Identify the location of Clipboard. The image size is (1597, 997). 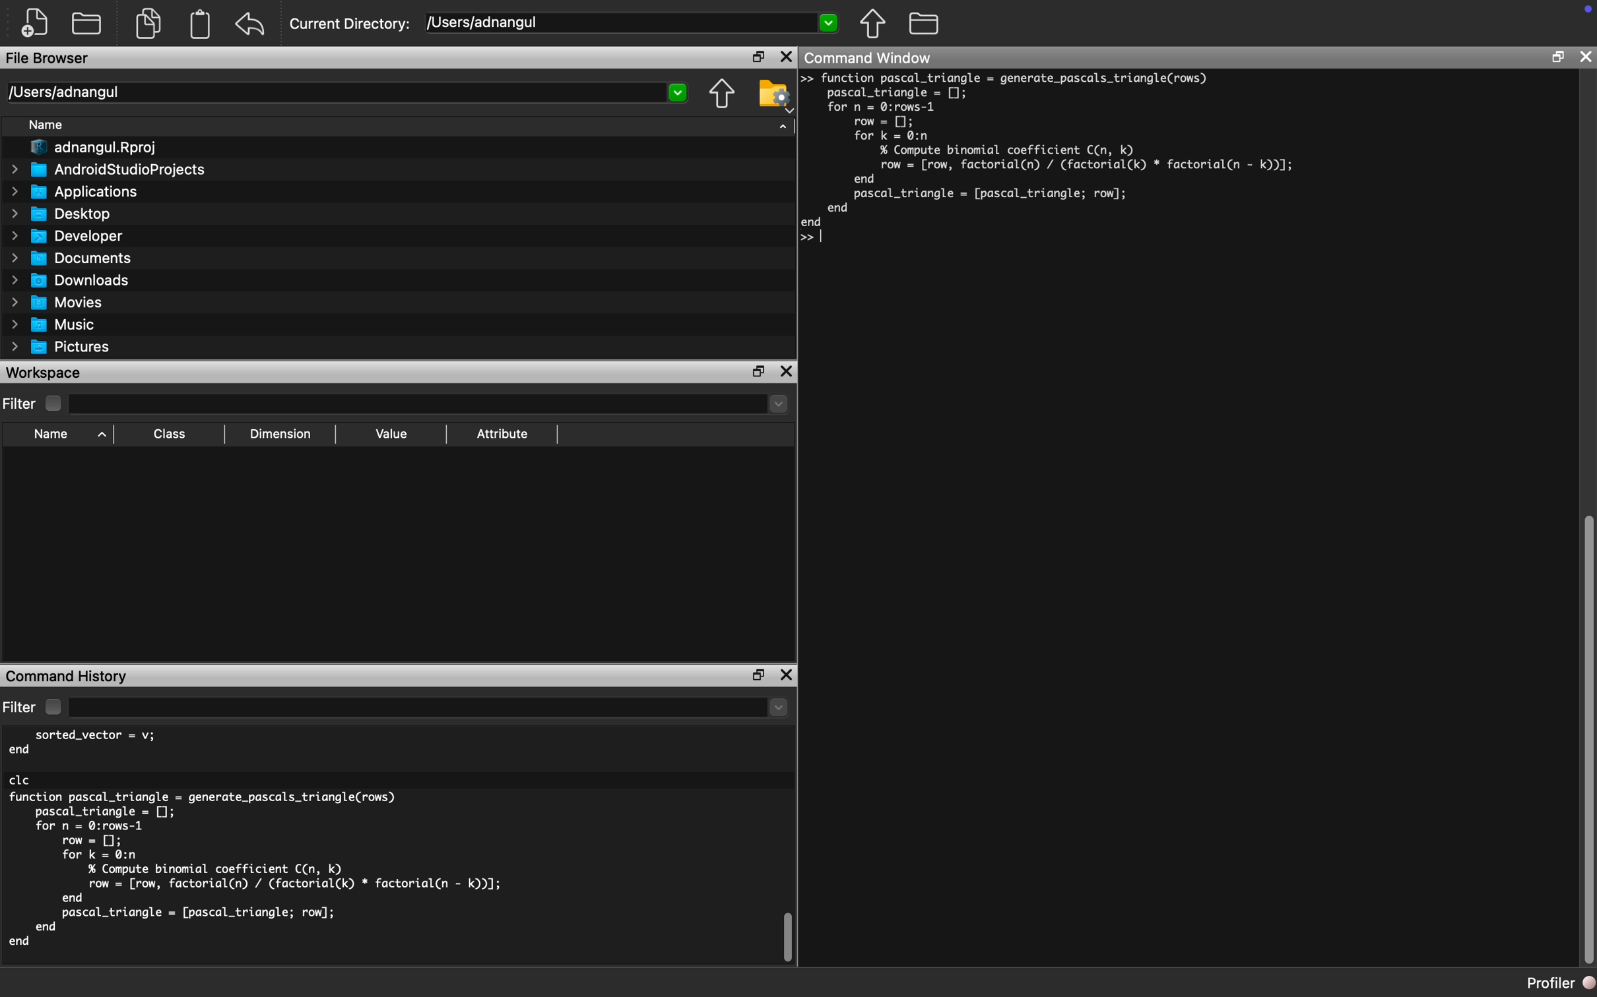
(199, 24).